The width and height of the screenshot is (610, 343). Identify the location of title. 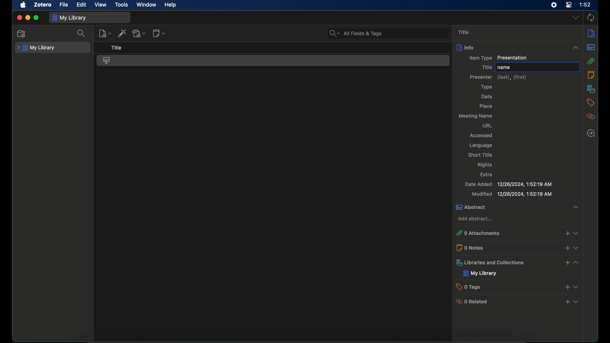
(116, 48).